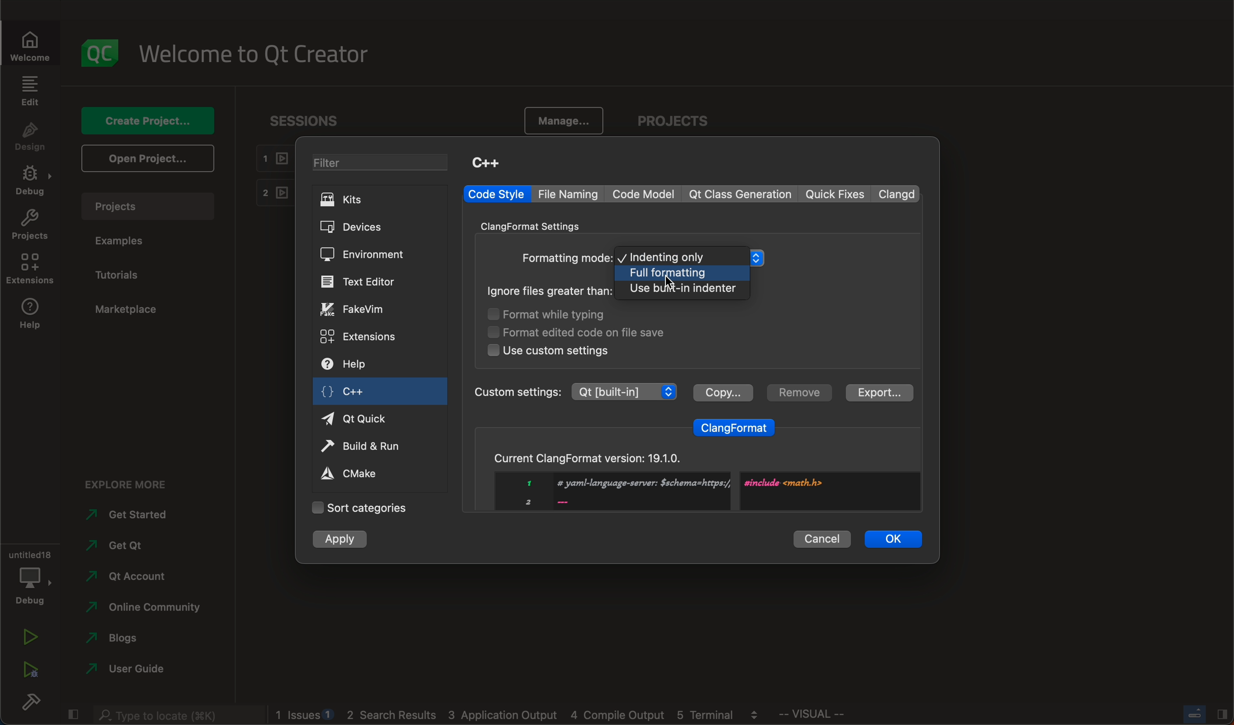 This screenshot has width=1234, height=725. I want to click on projects, so click(30, 227).